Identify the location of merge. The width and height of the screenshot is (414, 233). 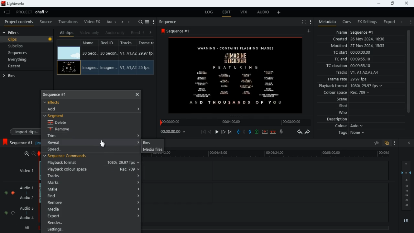
(273, 131).